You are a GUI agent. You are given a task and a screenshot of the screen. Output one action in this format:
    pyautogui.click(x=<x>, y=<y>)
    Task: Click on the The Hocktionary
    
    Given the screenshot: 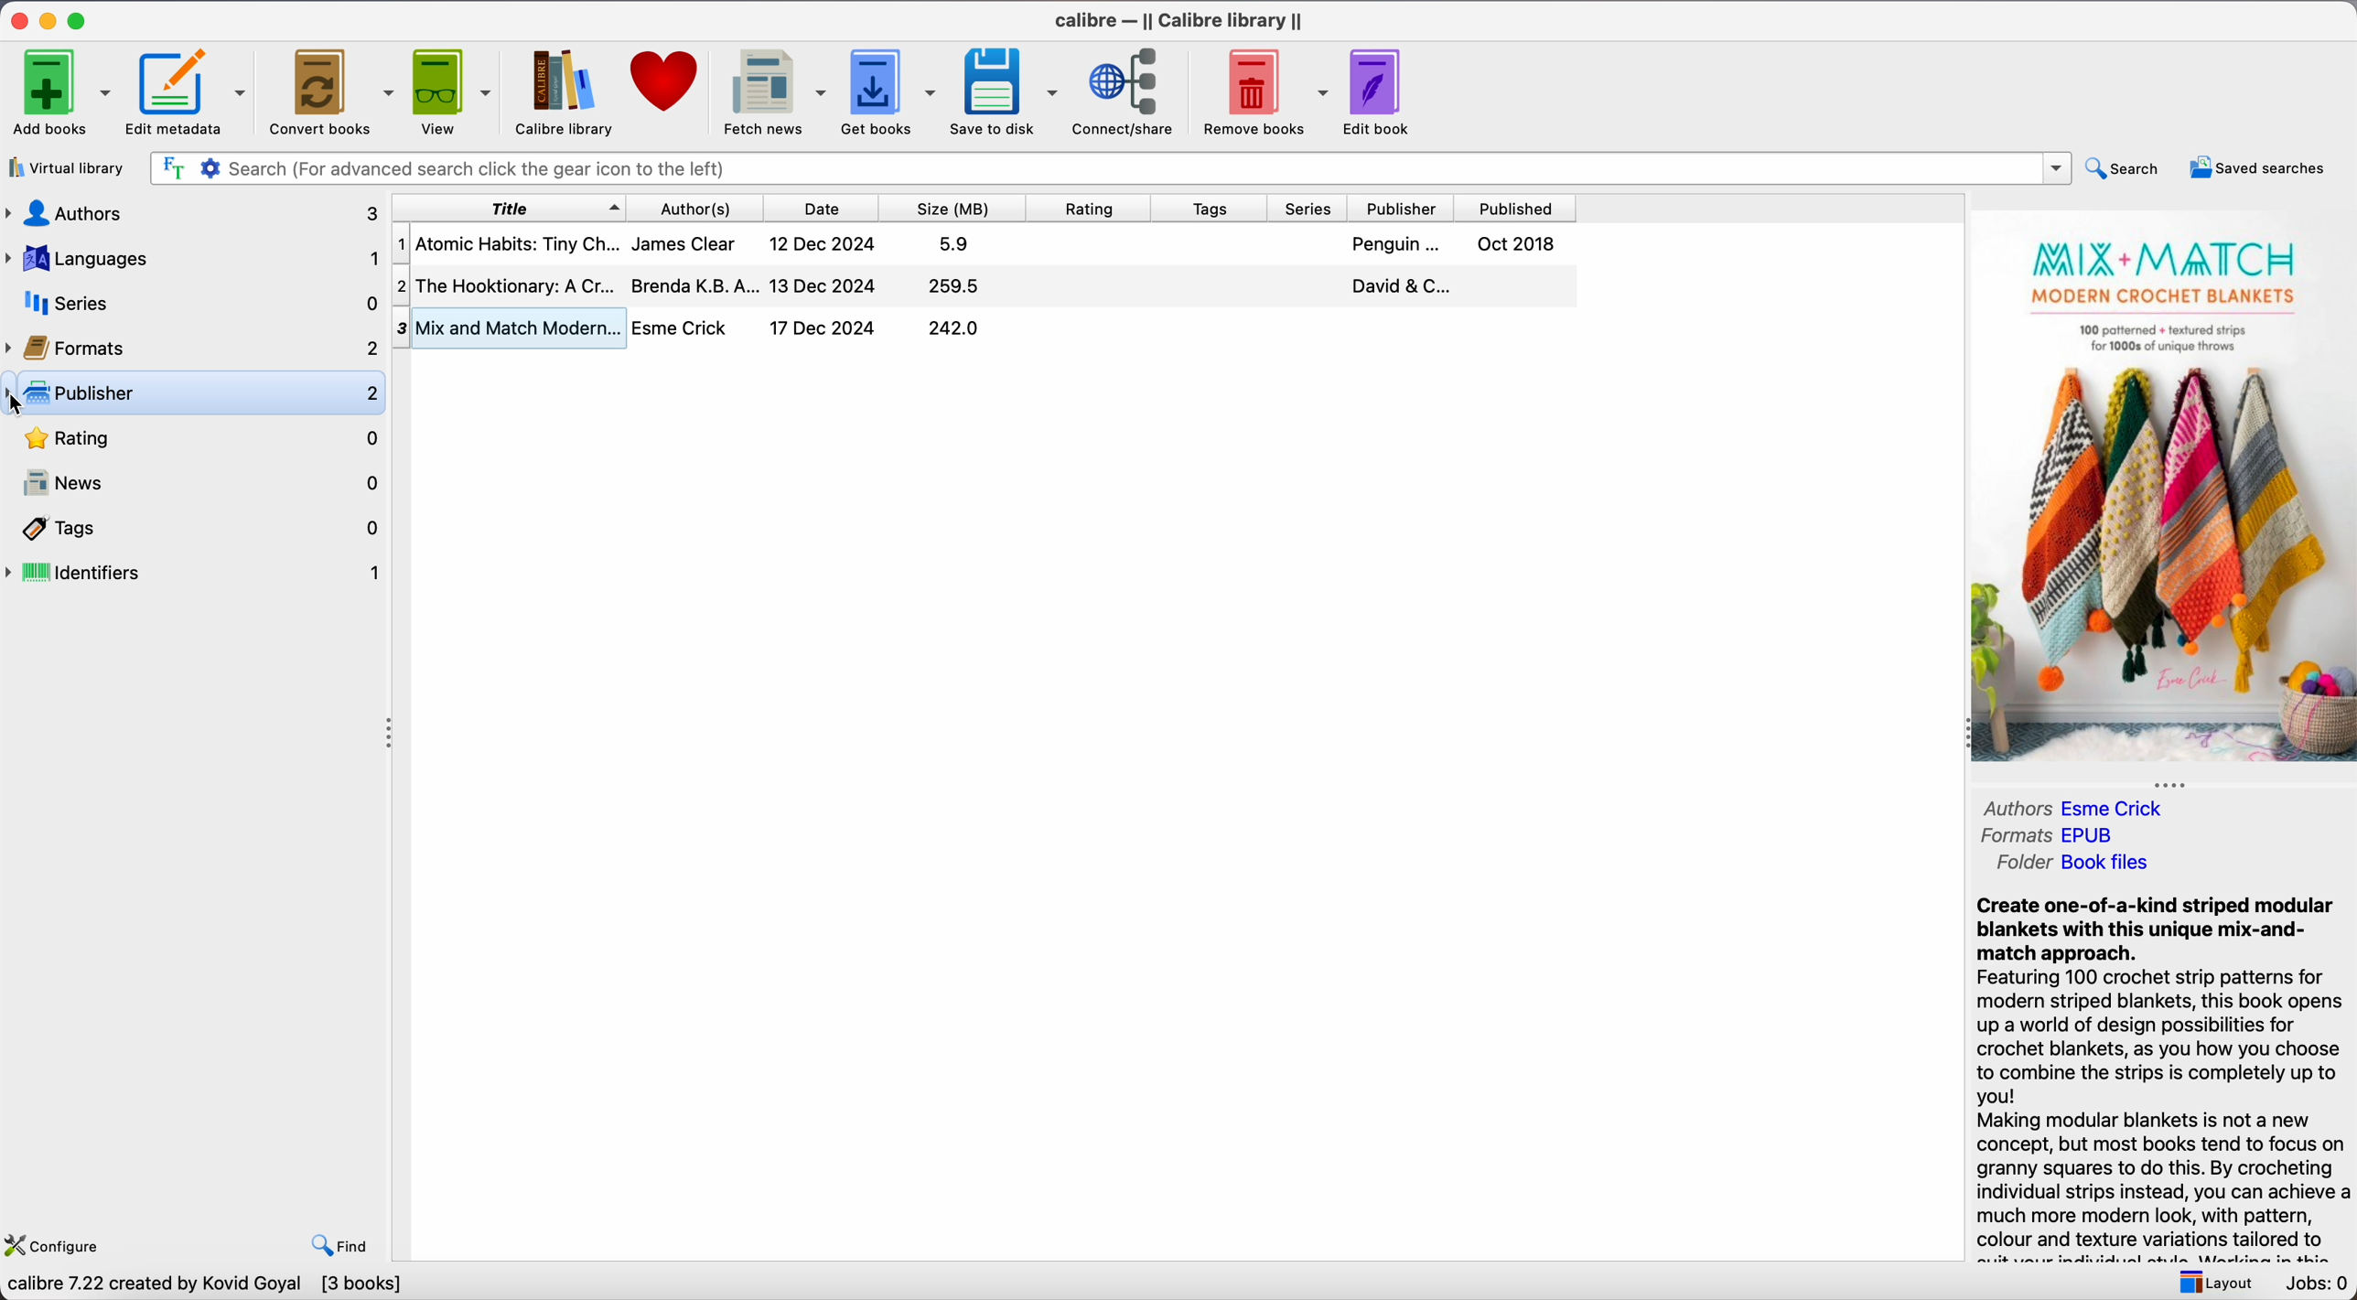 What is the action you would take?
    pyautogui.click(x=983, y=283)
    